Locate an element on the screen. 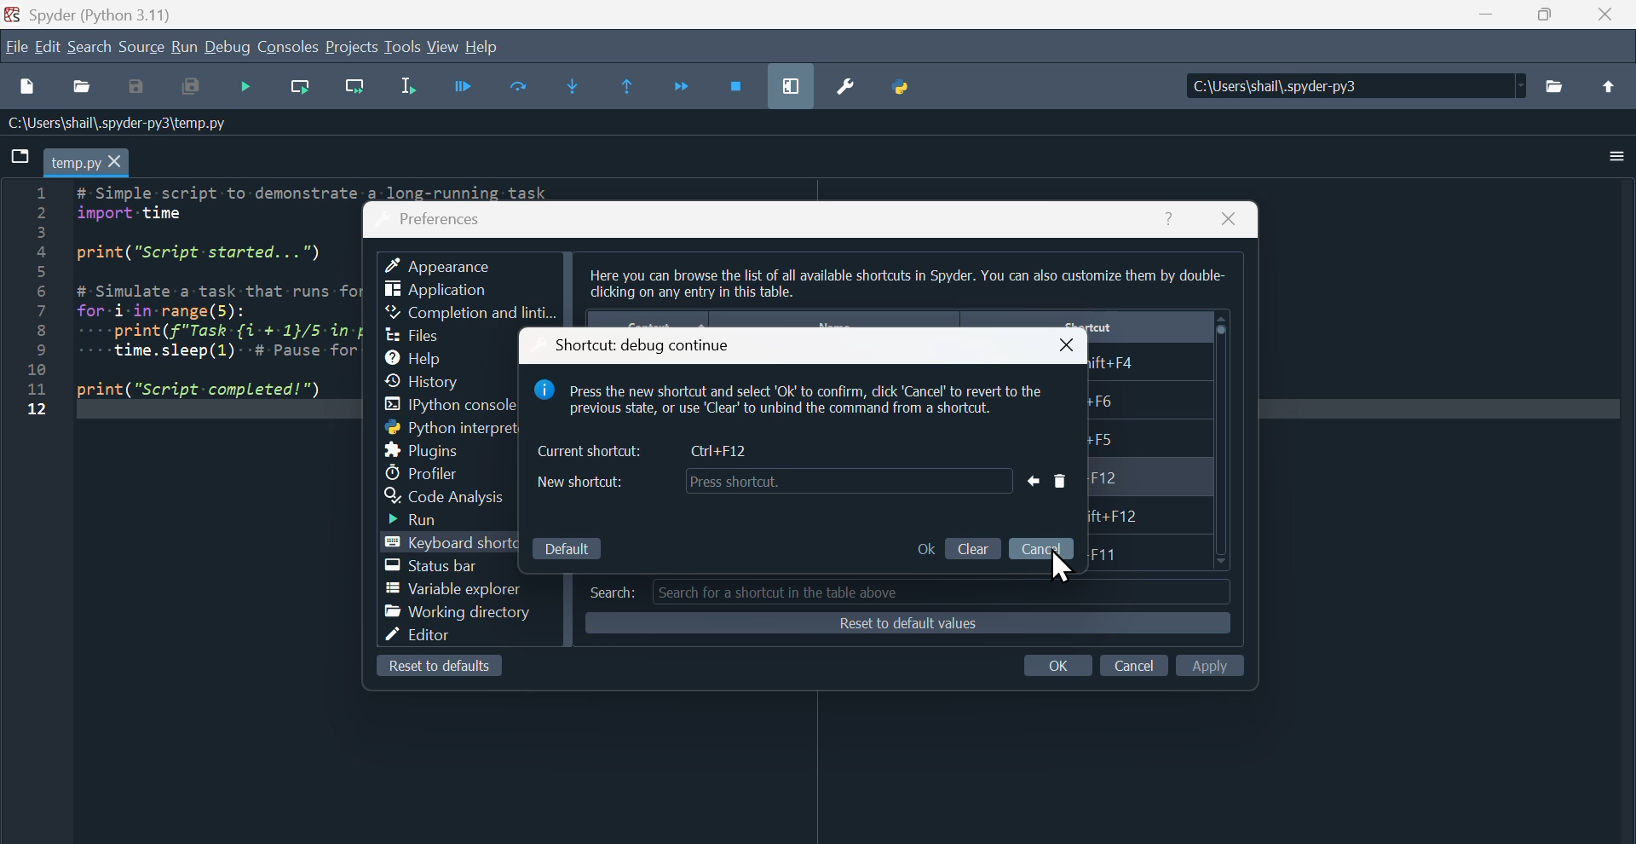 The image size is (1636, 844). Completion and is located at coordinates (471, 314).